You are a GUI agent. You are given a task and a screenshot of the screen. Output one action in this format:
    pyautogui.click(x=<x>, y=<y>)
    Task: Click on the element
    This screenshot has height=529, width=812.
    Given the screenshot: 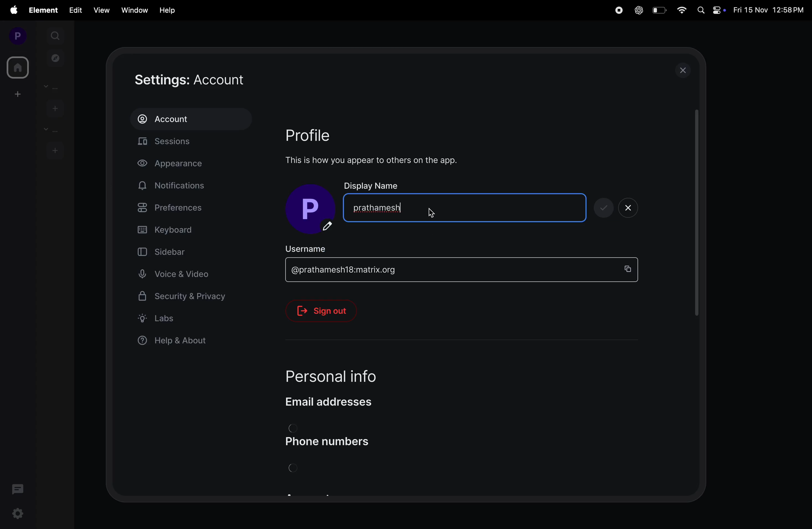 What is the action you would take?
    pyautogui.click(x=44, y=10)
    